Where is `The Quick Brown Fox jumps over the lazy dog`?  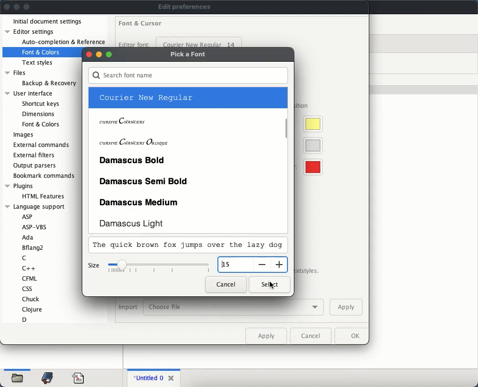
The Quick Brown Fox jumps over the lazy dog is located at coordinates (181, 245).